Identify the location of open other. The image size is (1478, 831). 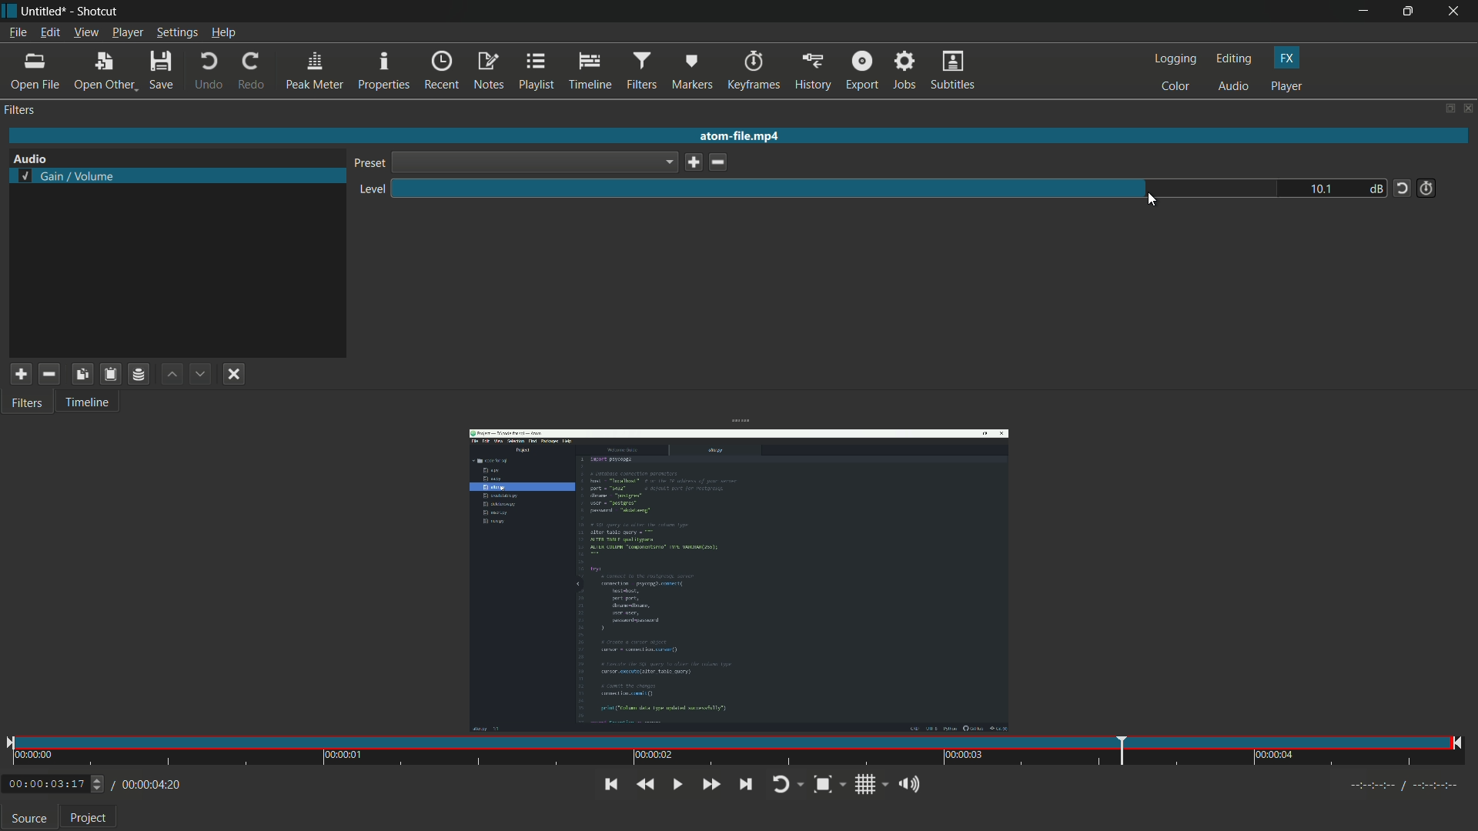
(103, 72).